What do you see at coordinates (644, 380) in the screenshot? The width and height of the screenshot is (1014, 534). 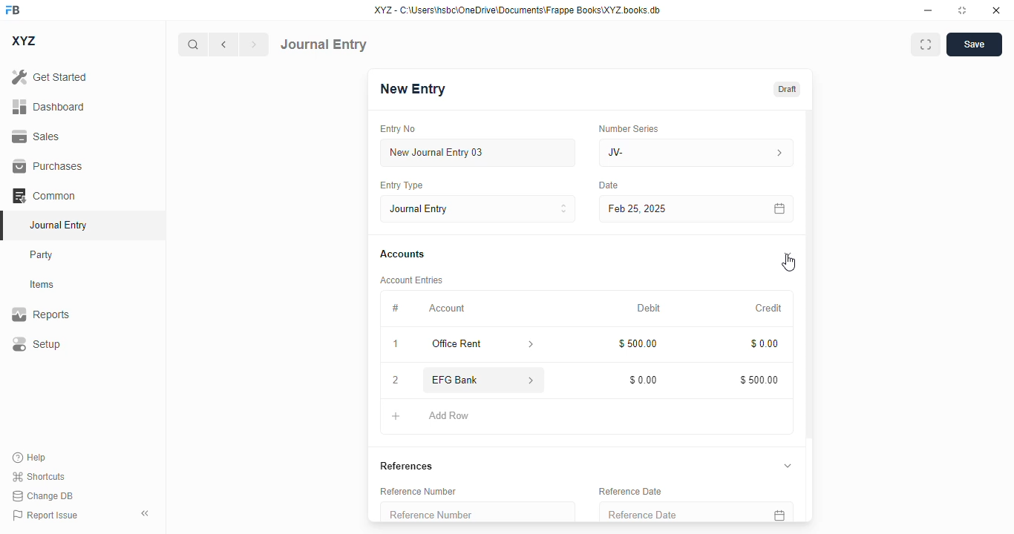 I see `$ 0.00` at bounding box center [644, 380].